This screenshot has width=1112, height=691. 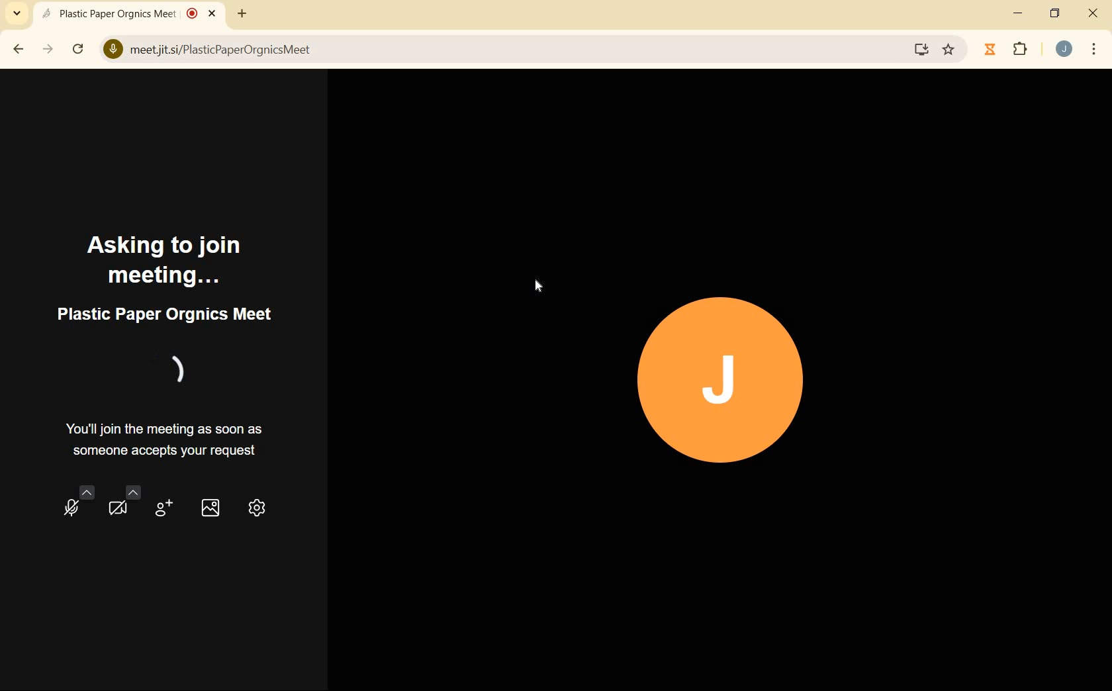 What do you see at coordinates (77, 506) in the screenshot?
I see `microphone` at bounding box center [77, 506].